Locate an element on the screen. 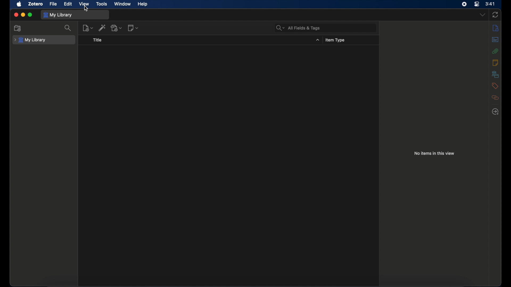  item type is located at coordinates (336, 40).